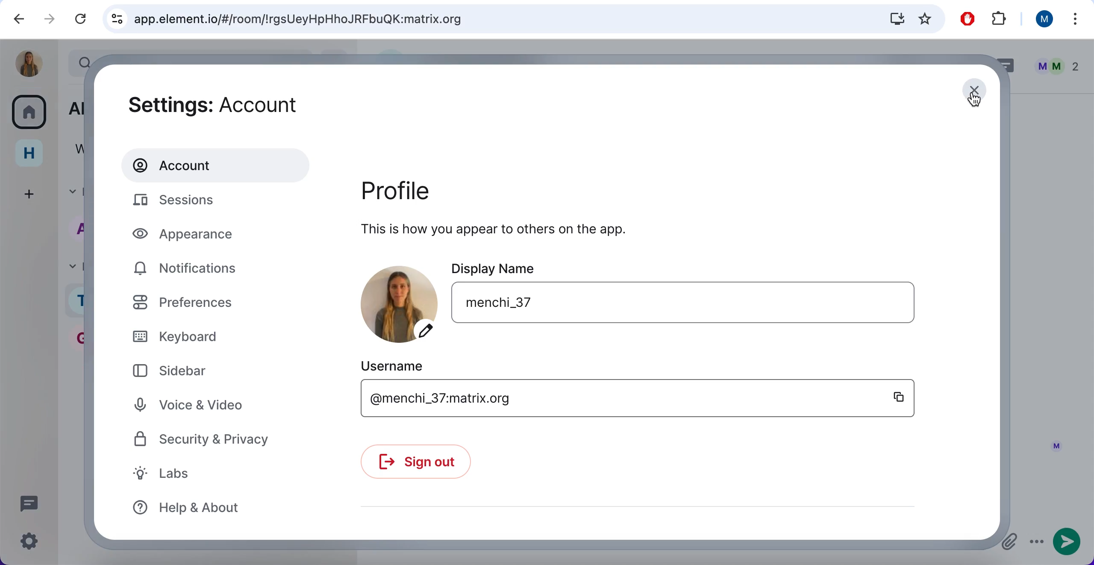 This screenshot has width=1094, height=565. Describe the element at coordinates (79, 19) in the screenshot. I see `reload current page` at that location.